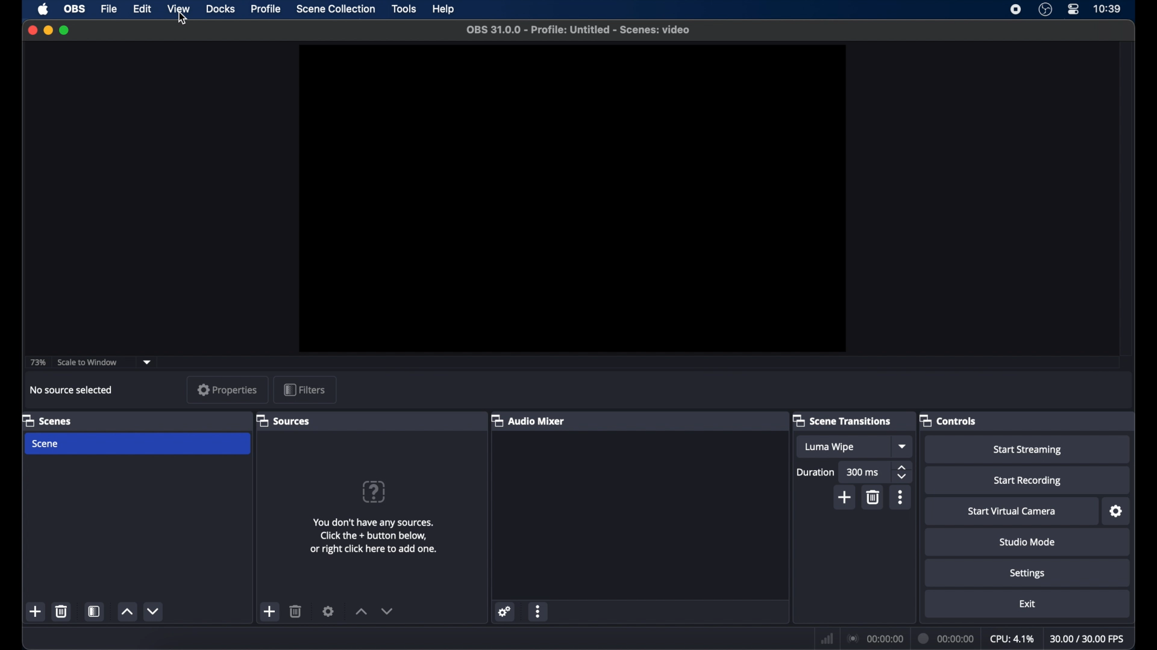 The width and height of the screenshot is (1157, 650). Describe the element at coordinates (152, 611) in the screenshot. I see `decrement` at that location.